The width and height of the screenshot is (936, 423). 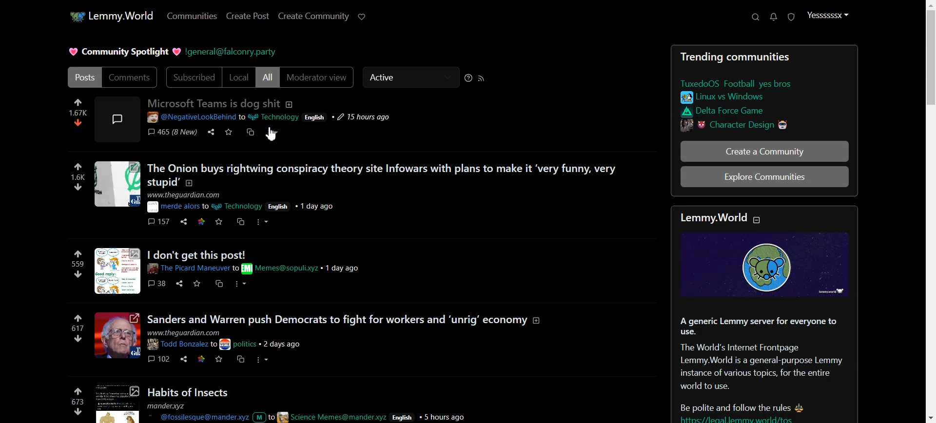 What do you see at coordinates (318, 77) in the screenshot?
I see `Moderator view` at bounding box center [318, 77].